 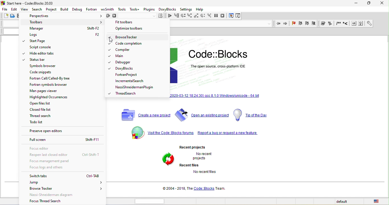 What do you see at coordinates (166, 160) in the screenshot?
I see `recent file and project` at bounding box center [166, 160].